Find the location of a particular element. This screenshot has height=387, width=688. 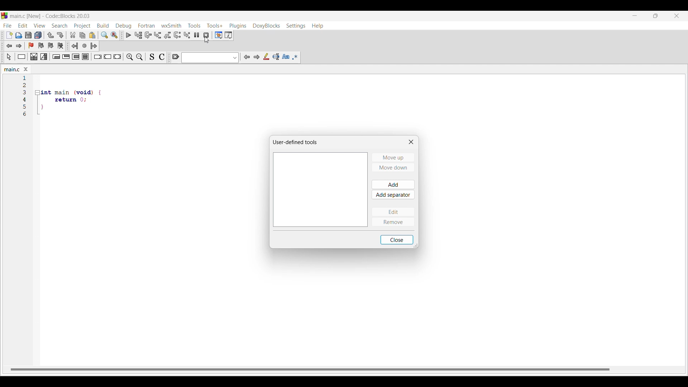

Jump forward is located at coordinates (94, 46).